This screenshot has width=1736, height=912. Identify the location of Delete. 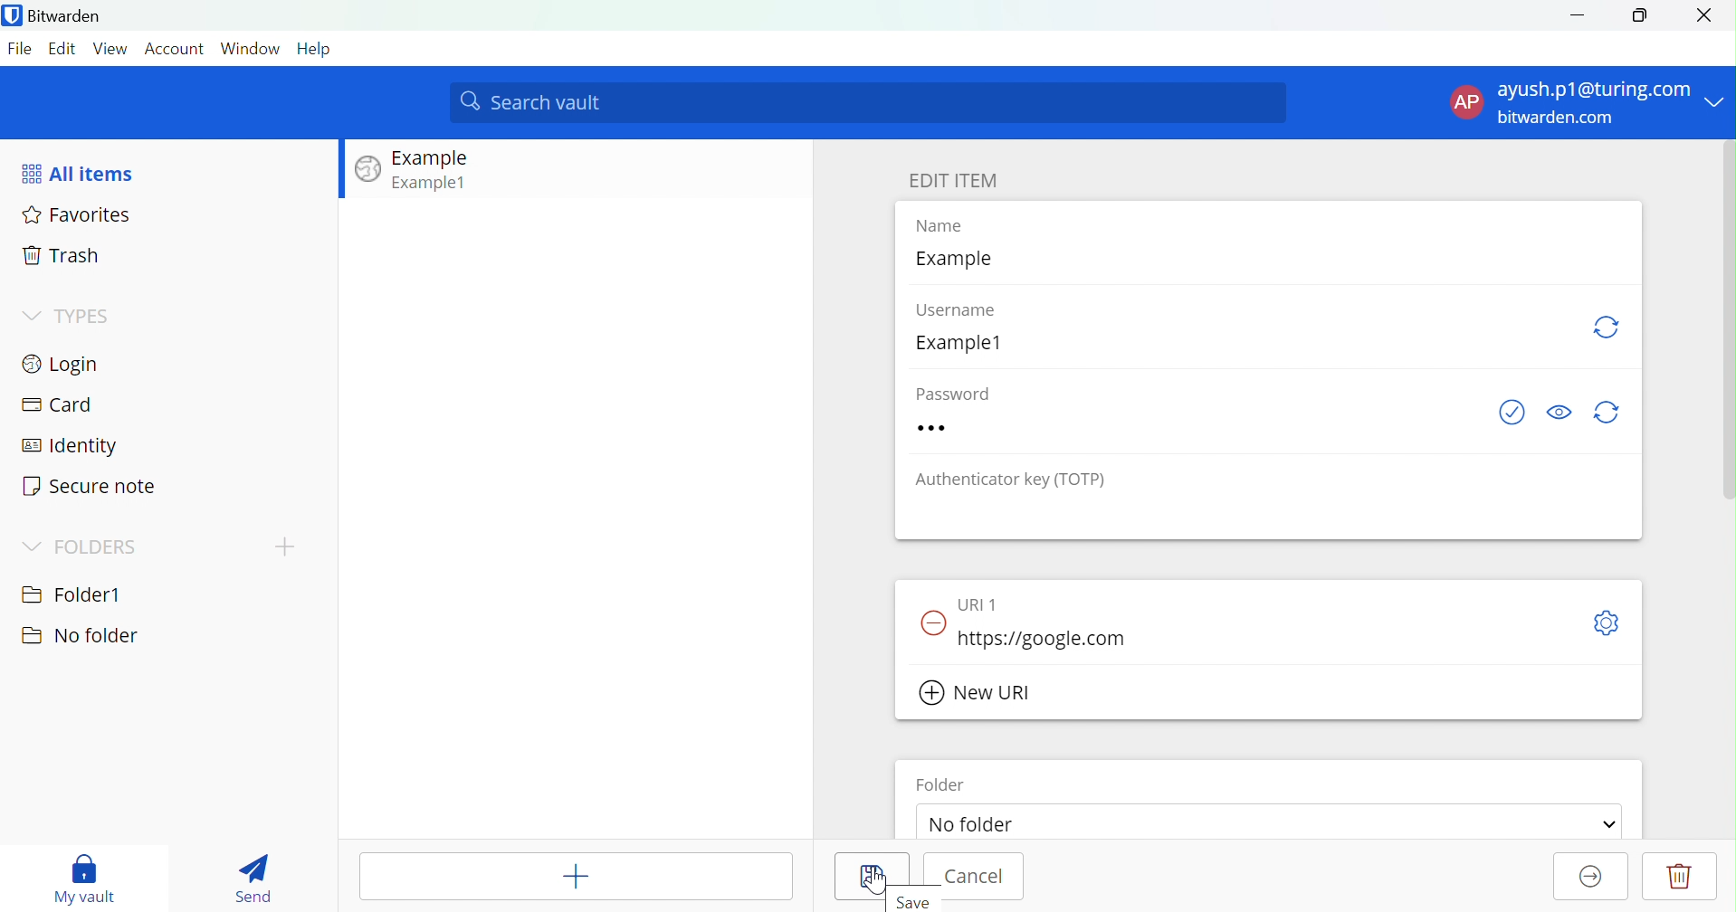
(1680, 876).